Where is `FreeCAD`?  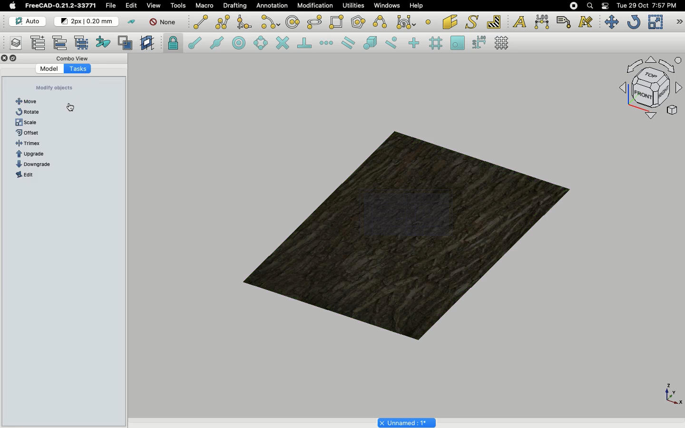 FreeCAD is located at coordinates (61, 6).